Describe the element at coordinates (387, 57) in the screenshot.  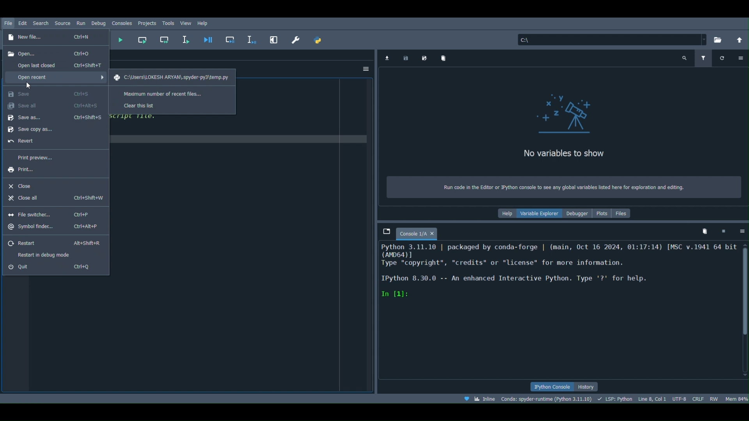
I see `Import data` at that location.